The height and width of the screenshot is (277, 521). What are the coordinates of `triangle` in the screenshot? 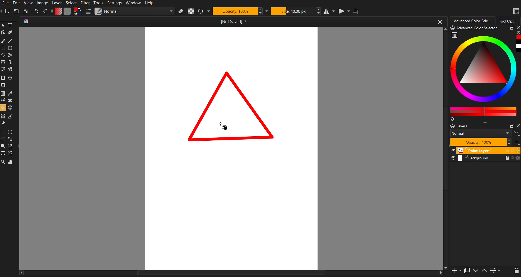 It's located at (231, 105).